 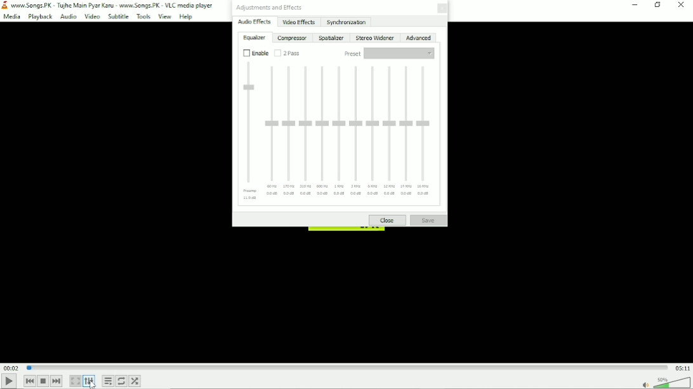 I want to click on Video, so click(x=92, y=16).